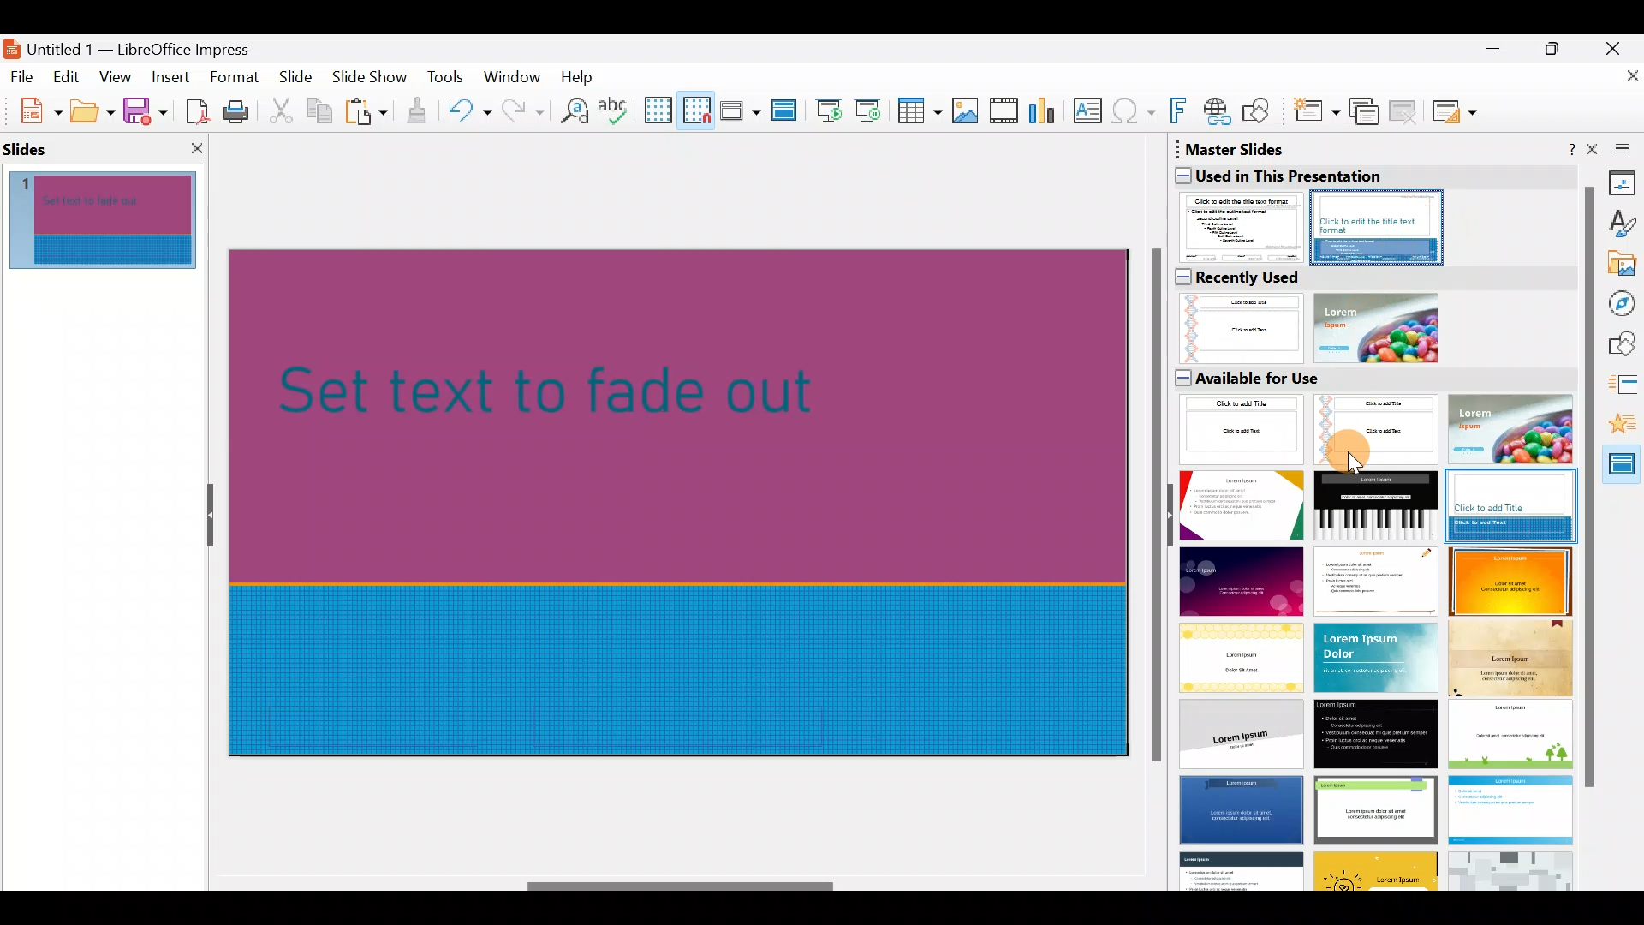  I want to click on Close, so click(1619, 46).